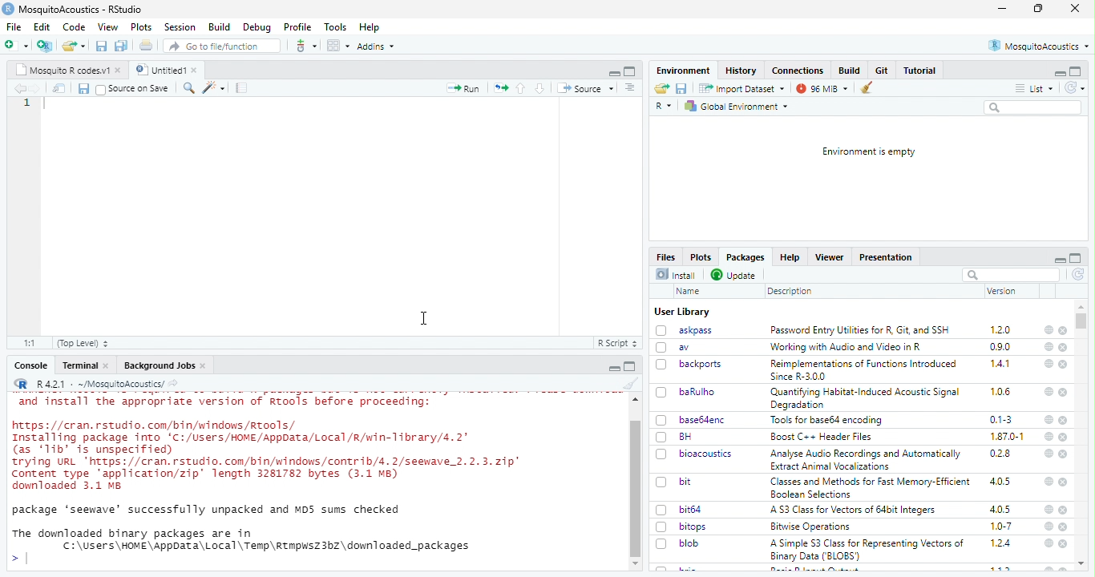 The width and height of the screenshot is (1095, 577). What do you see at coordinates (867, 399) in the screenshot?
I see `Quantifying Habitat-Induced Acoustic Signal
Degradation` at bounding box center [867, 399].